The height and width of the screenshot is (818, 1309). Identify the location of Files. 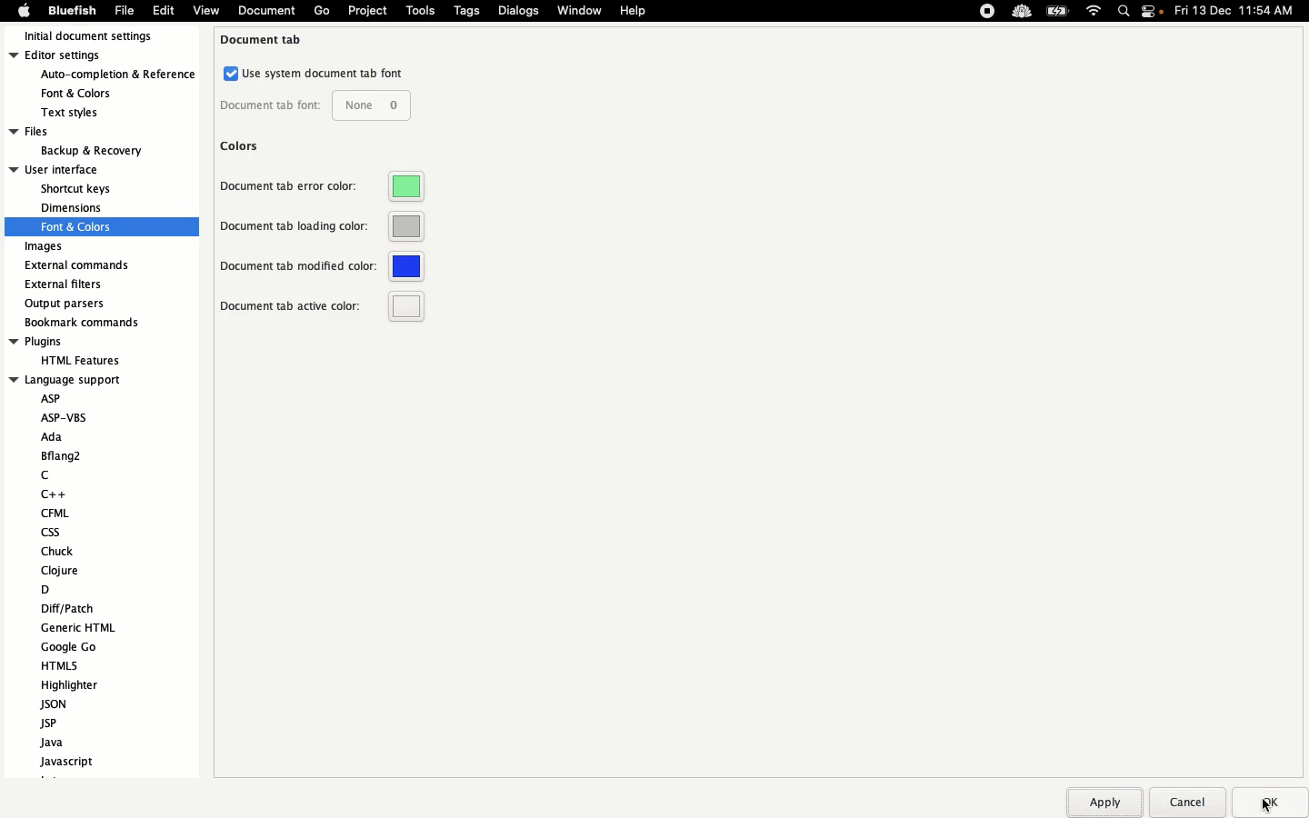
(77, 131).